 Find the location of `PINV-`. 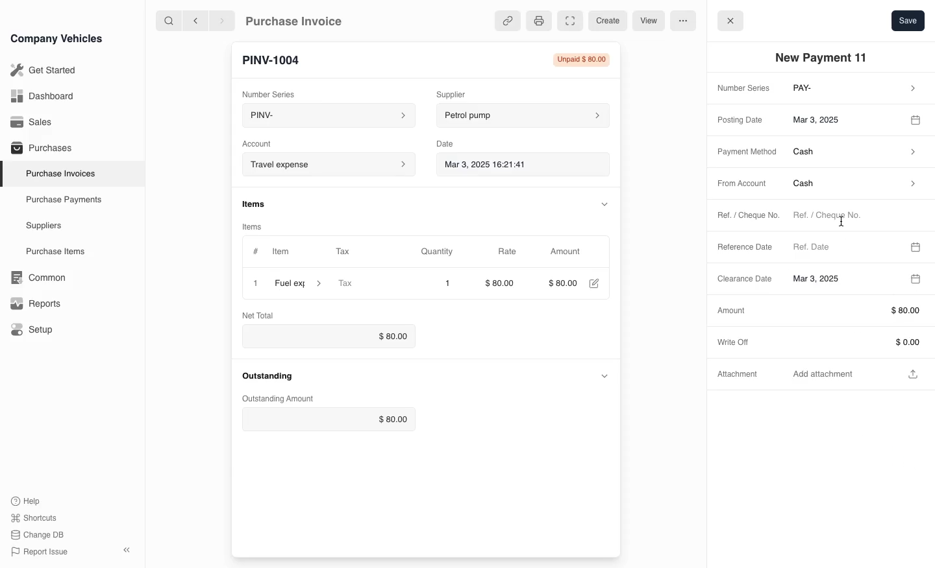

PINV- is located at coordinates (322, 117).